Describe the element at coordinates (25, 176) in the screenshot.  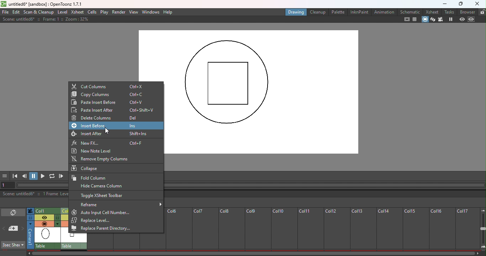
I see `Previous frame` at that location.